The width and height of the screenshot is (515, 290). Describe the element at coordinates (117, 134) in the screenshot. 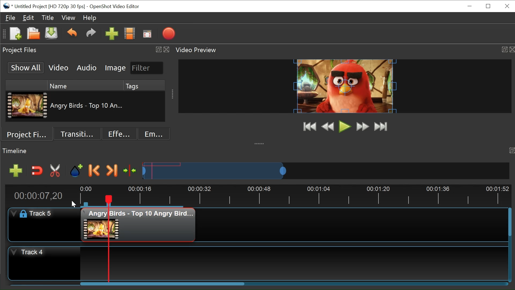

I see `Effects` at that location.